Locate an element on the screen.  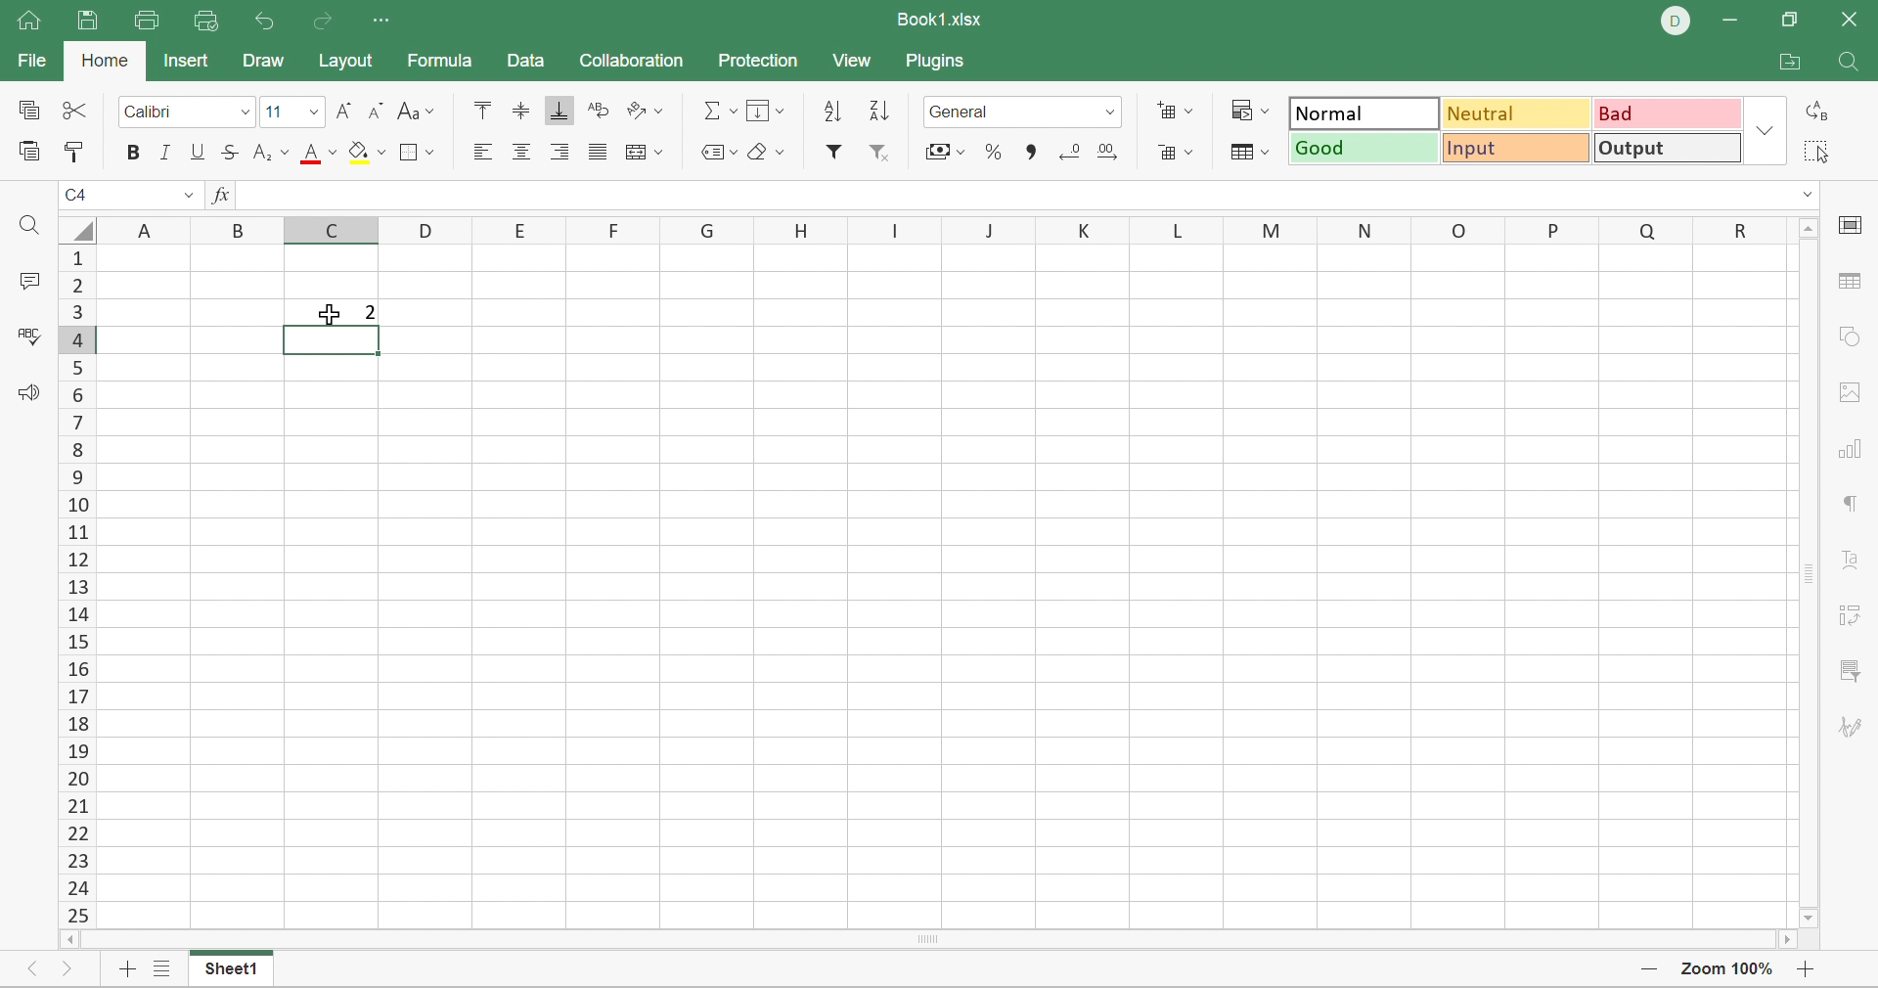
Find is located at coordinates (25, 229).